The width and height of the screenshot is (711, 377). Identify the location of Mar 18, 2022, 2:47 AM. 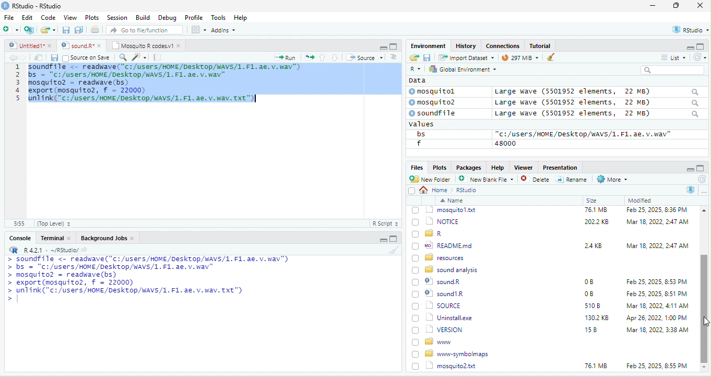
(657, 307).